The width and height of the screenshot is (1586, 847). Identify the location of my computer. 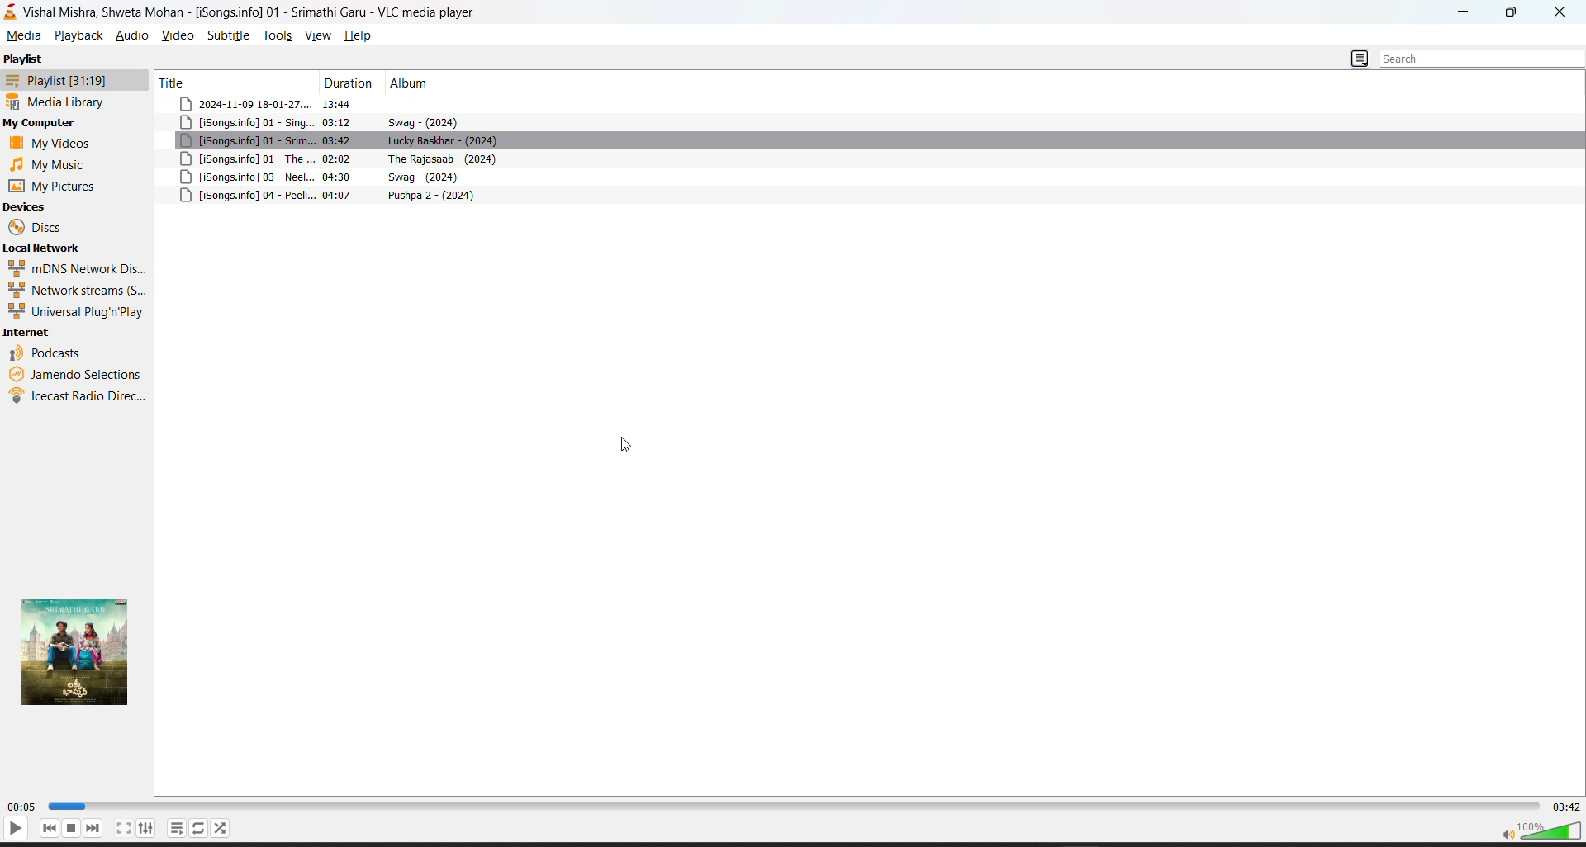
(41, 122).